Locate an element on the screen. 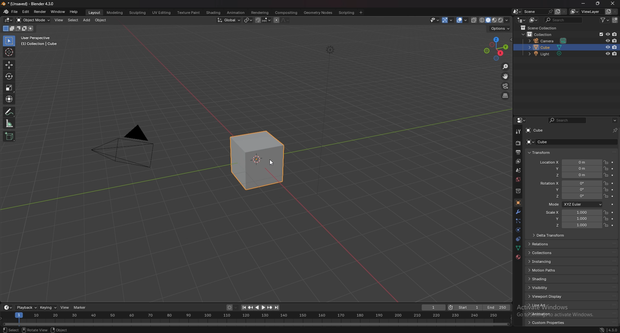  jump to endpoint is located at coordinates (244, 308).